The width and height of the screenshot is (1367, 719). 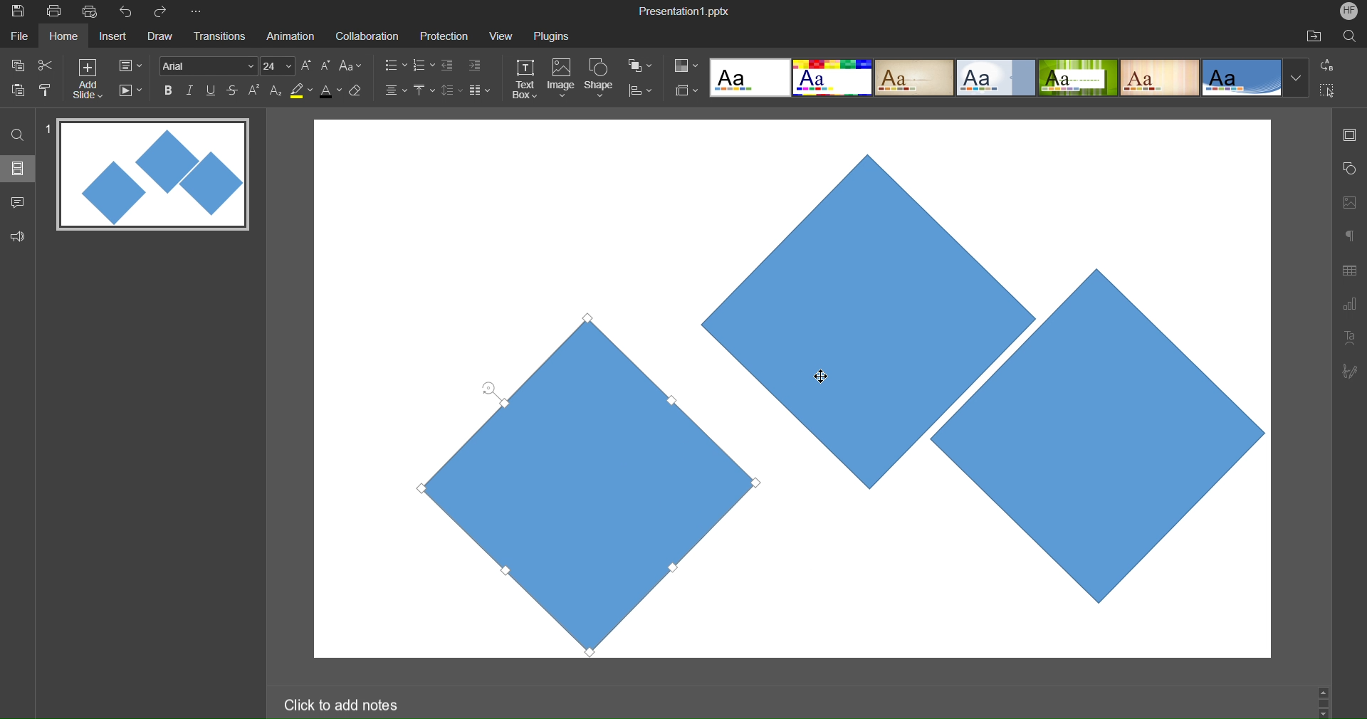 I want to click on Table, so click(x=1350, y=270).